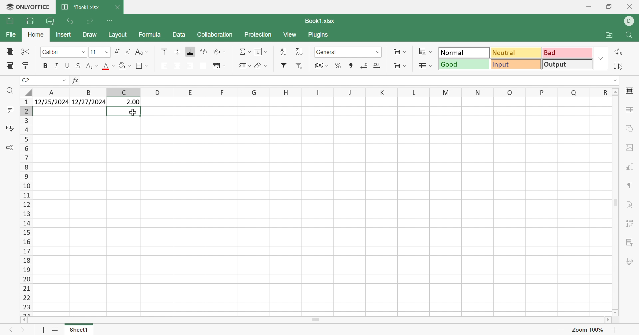  I want to click on Add sheet, so click(43, 330).